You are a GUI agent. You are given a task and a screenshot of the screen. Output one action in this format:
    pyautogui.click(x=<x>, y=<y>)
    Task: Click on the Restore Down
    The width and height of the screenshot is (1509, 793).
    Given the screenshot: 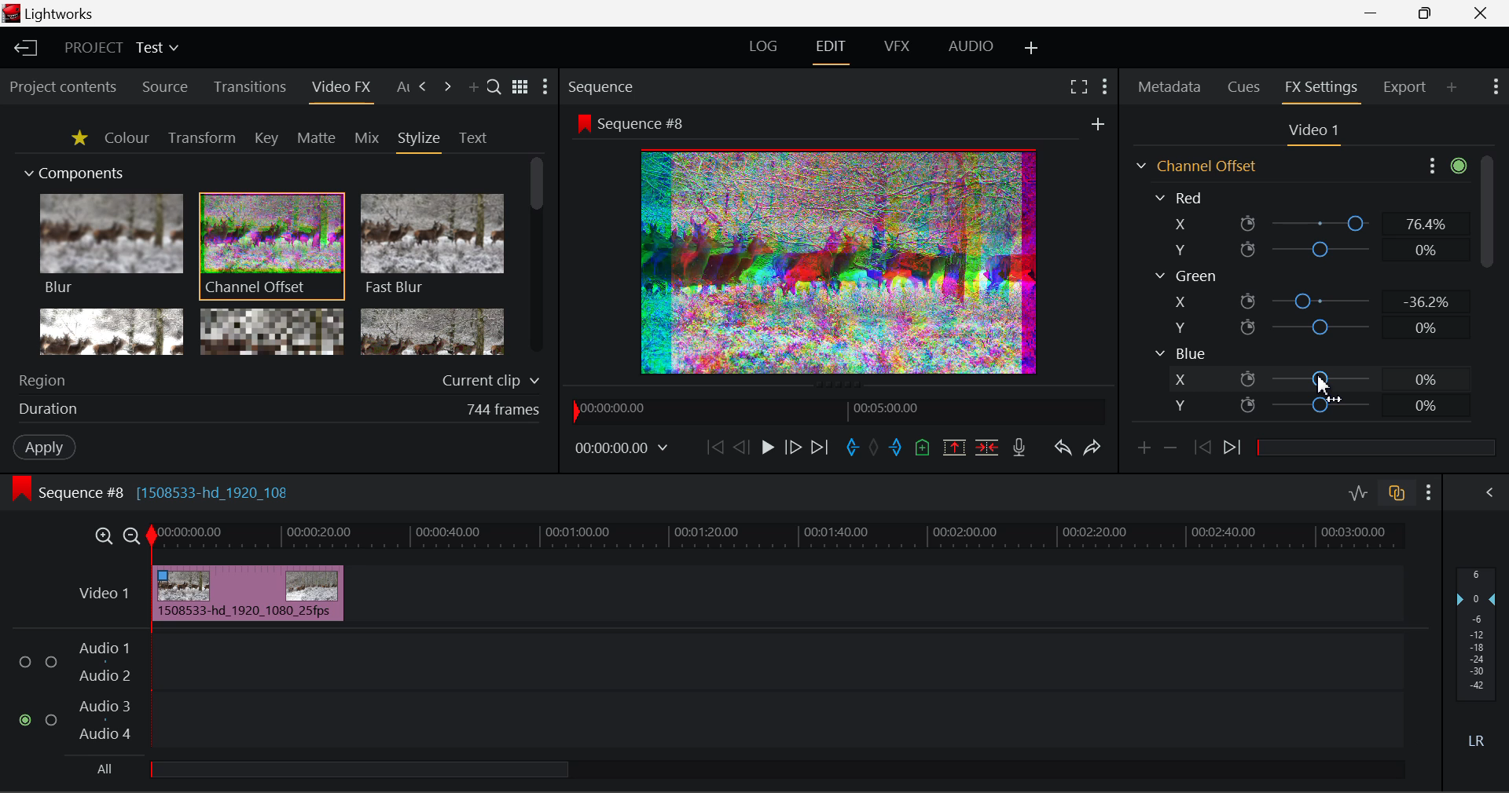 What is the action you would take?
    pyautogui.click(x=1376, y=14)
    